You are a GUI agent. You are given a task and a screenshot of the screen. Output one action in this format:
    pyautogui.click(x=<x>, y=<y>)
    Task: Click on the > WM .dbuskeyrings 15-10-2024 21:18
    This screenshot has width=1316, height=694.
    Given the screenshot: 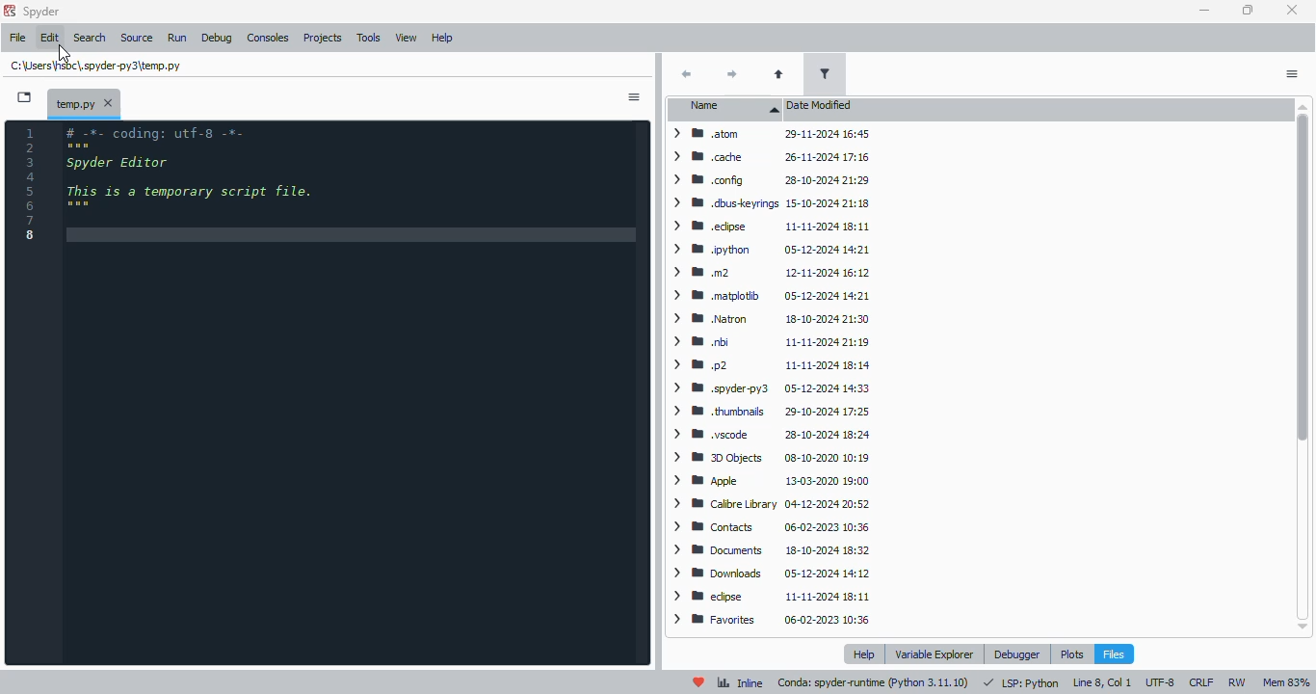 What is the action you would take?
    pyautogui.click(x=768, y=201)
    